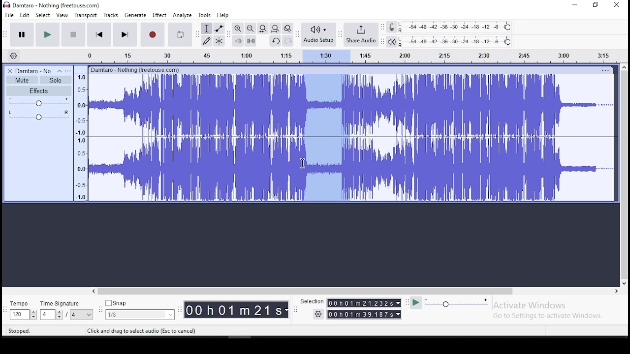  I want to click on , so click(180, 309).